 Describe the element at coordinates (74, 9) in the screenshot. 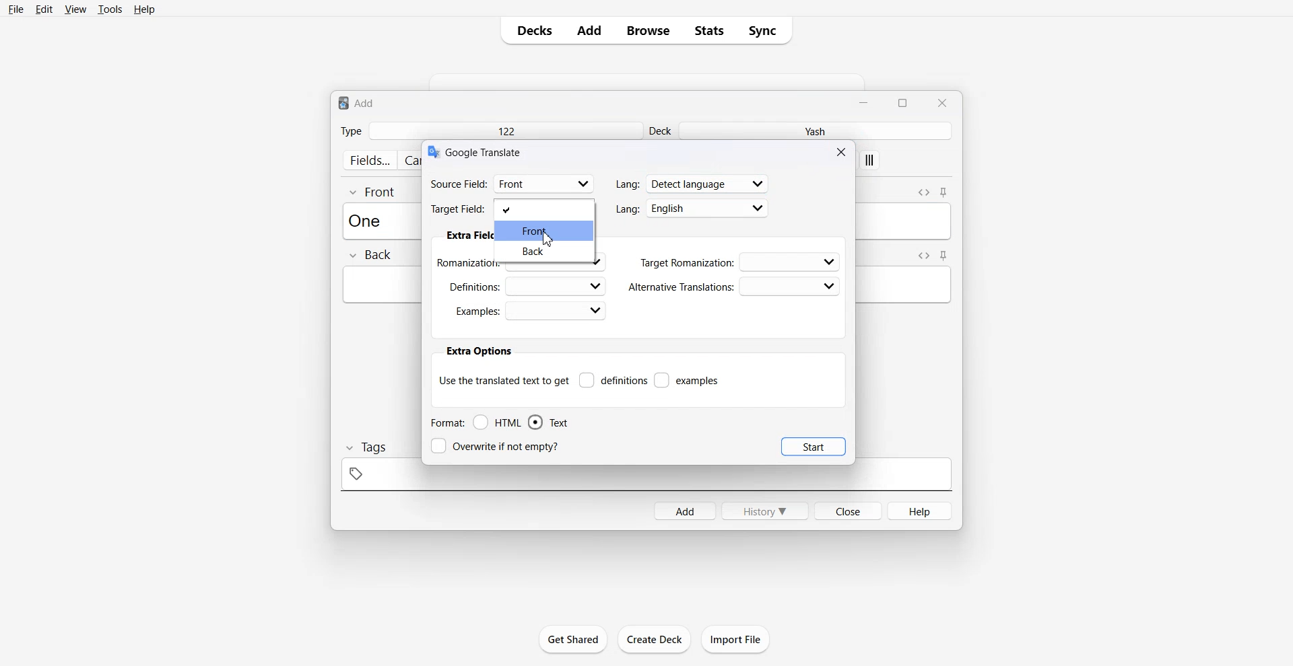

I see `View` at that location.